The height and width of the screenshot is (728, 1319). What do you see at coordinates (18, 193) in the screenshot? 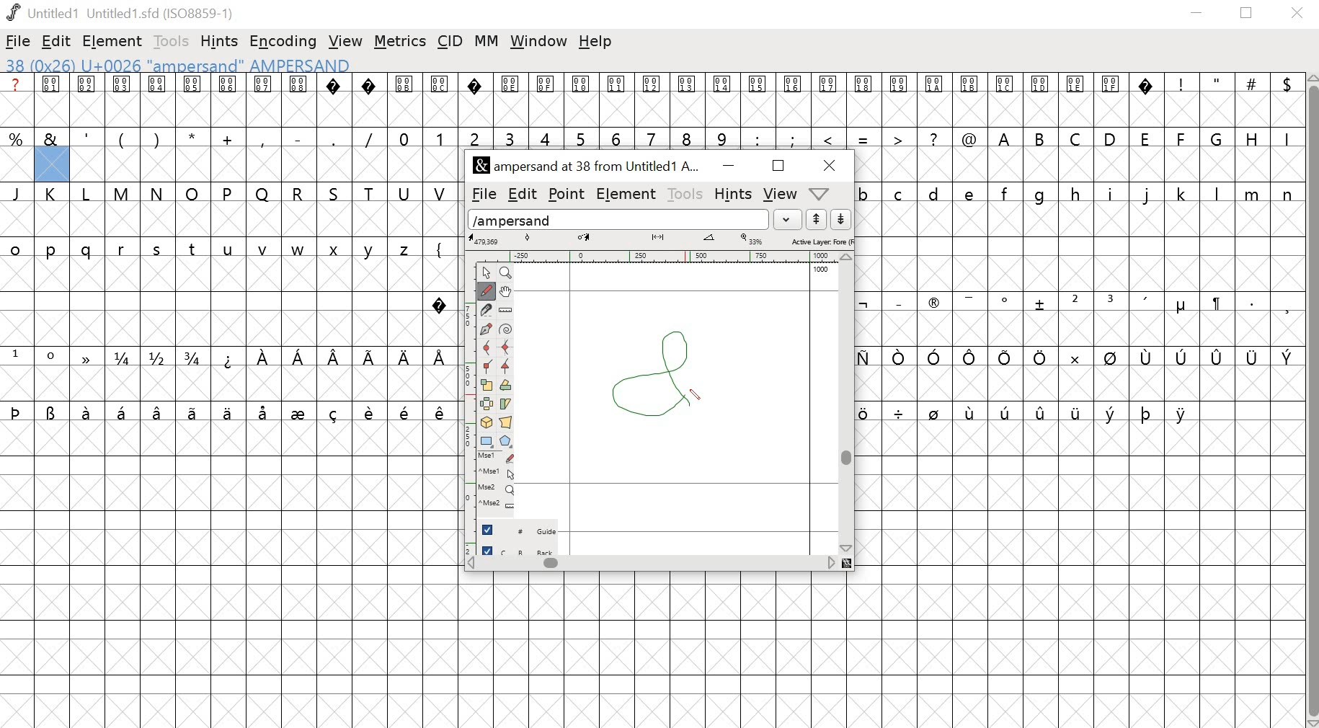
I see `J` at bounding box center [18, 193].